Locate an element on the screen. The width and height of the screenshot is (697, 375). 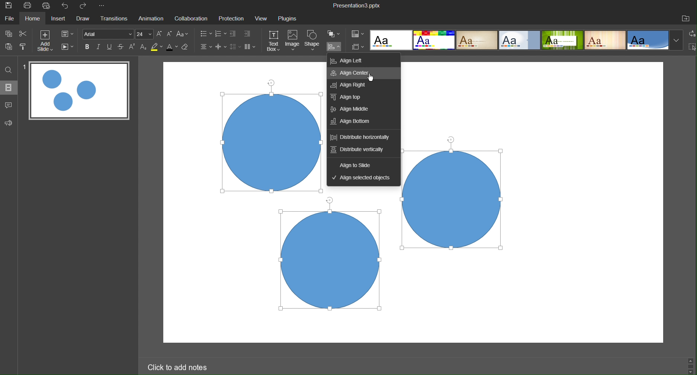
Italic is located at coordinates (100, 47).